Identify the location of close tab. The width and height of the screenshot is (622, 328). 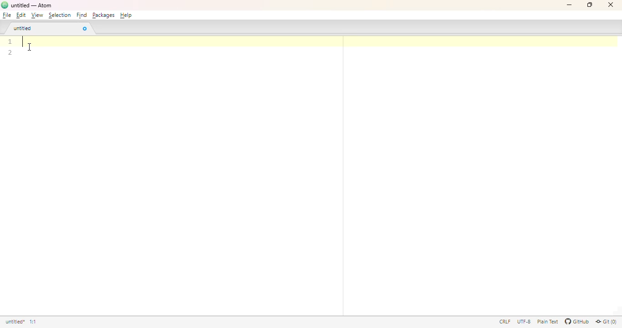
(84, 29).